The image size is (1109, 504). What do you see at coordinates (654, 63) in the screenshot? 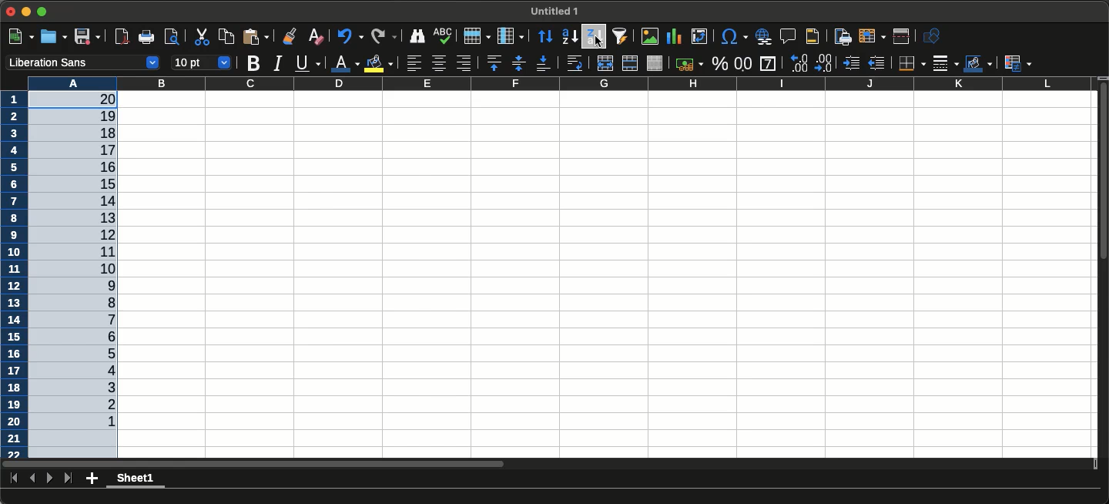
I see `Unmerge cells` at bounding box center [654, 63].